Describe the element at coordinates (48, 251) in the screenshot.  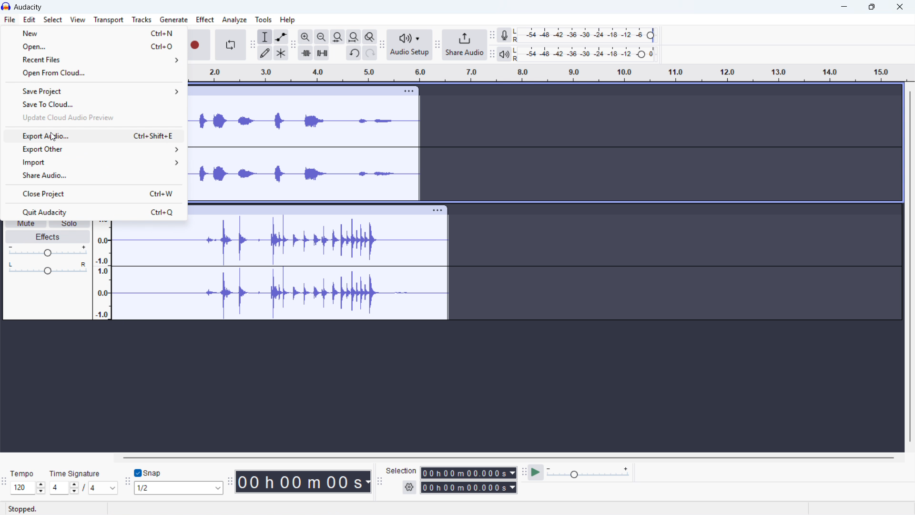
I see `gain ` at that location.